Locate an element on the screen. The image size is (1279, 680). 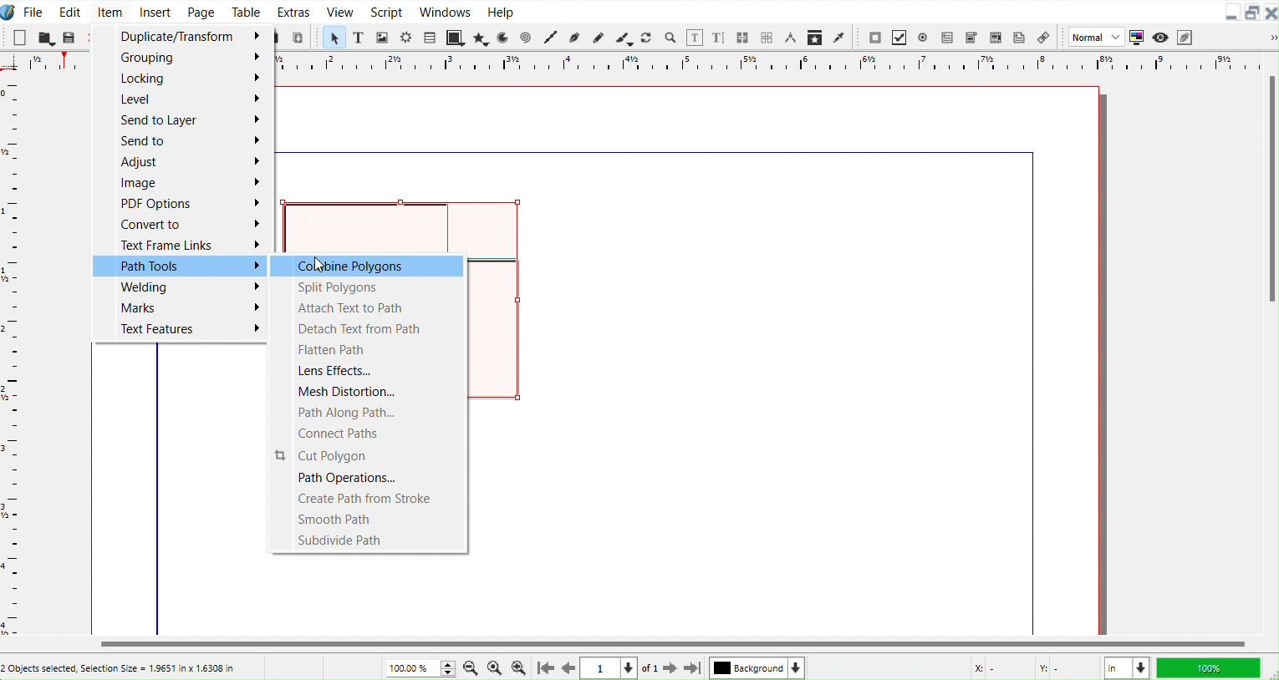
Create Path from Stroke is located at coordinates (370, 500).